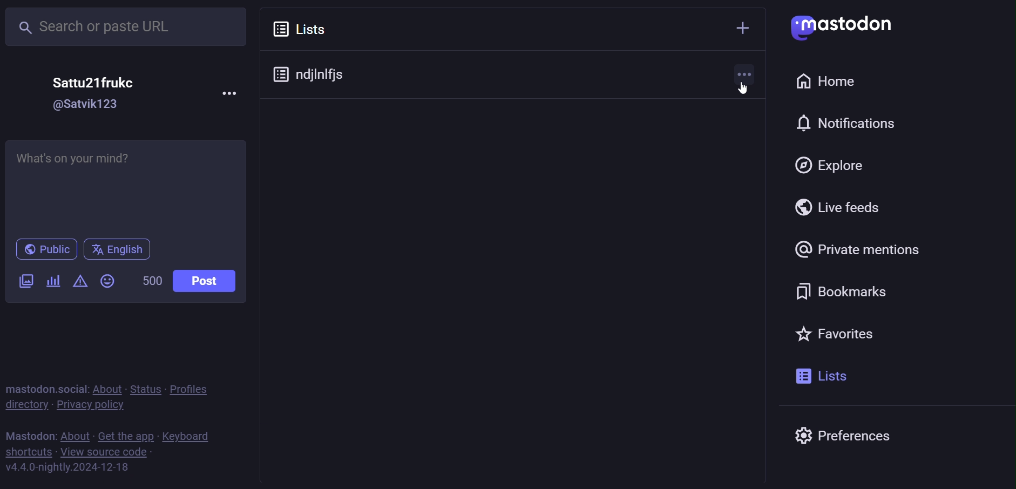 This screenshot has width=1016, height=489. Describe the element at coordinates (843, 334) in the screenshot. I see `favorite` at that location.